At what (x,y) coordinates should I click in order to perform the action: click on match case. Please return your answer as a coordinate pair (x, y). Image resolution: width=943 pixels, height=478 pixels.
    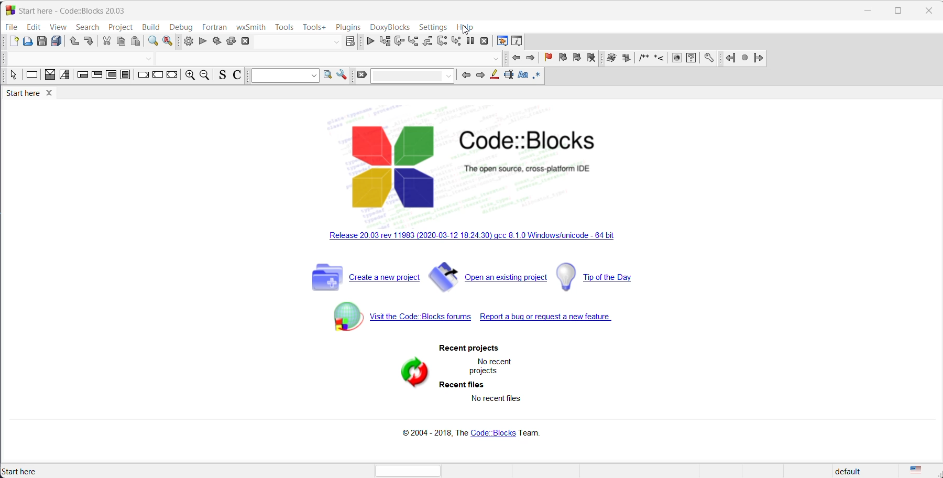
    Looking at the image, I should click on (523, 78).